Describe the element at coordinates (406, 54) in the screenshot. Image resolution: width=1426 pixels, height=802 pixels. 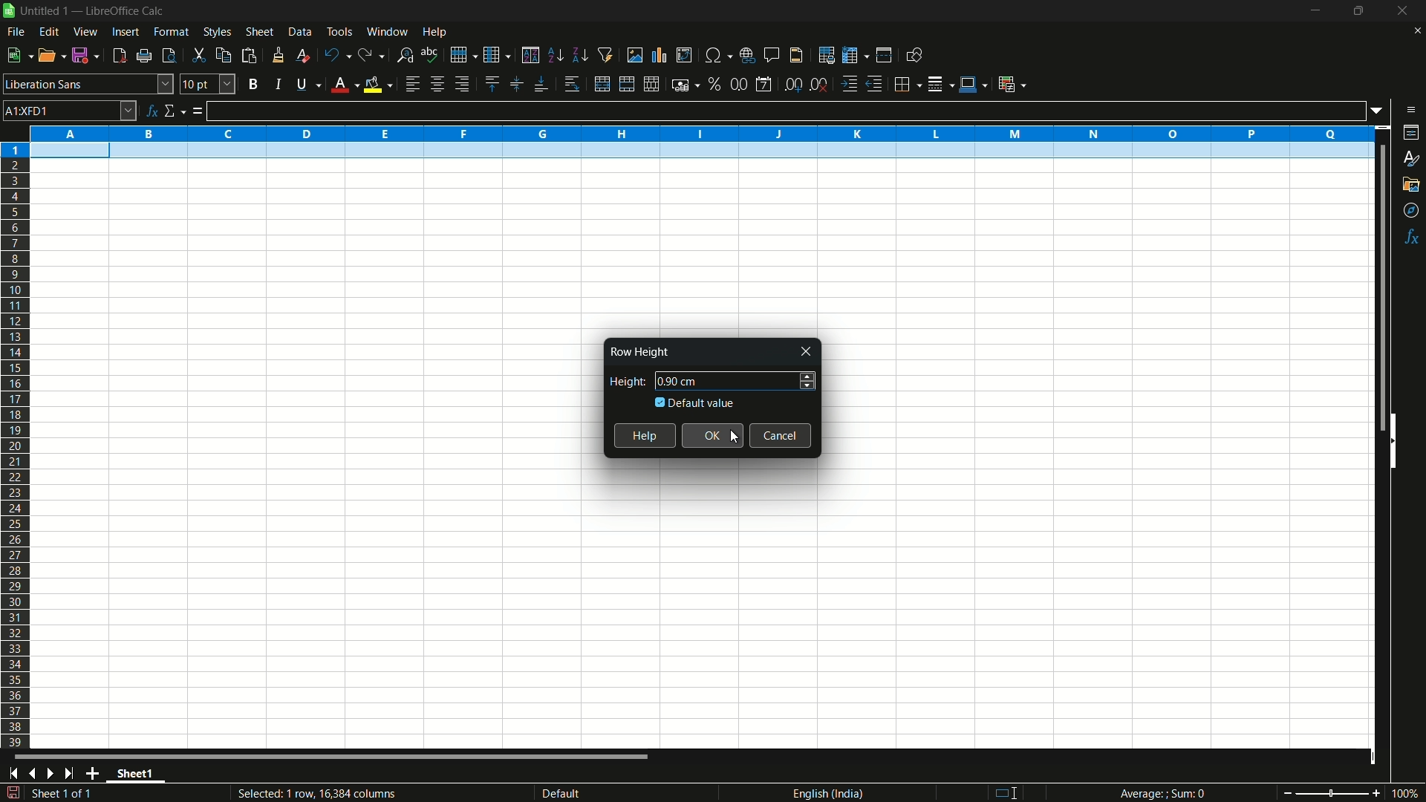
I see `find and replace` at that location.